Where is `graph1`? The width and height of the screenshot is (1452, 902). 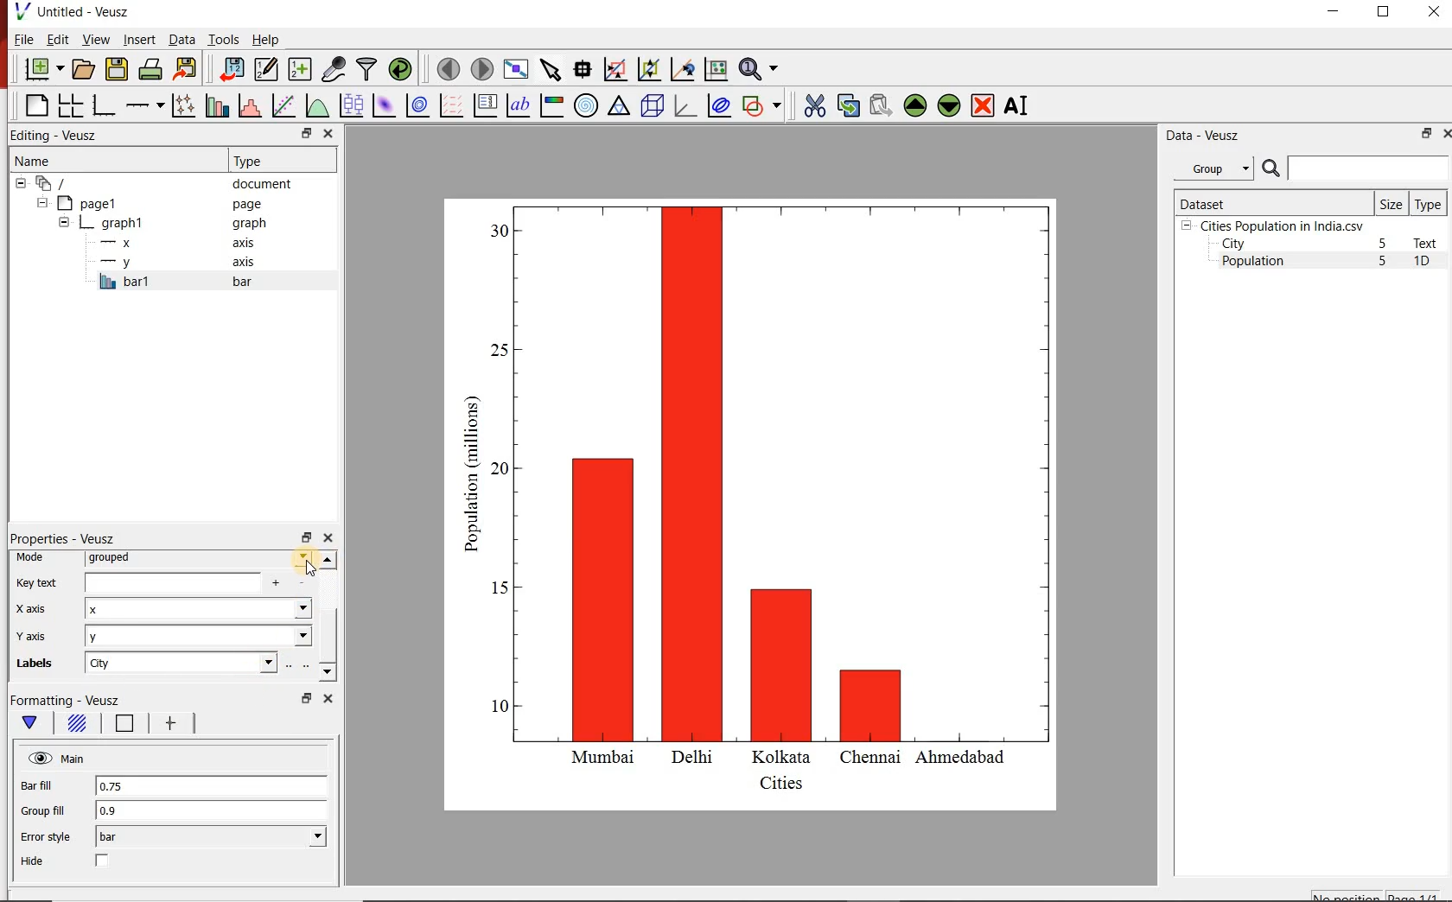
graph1 is located at coordinates (165, 223).